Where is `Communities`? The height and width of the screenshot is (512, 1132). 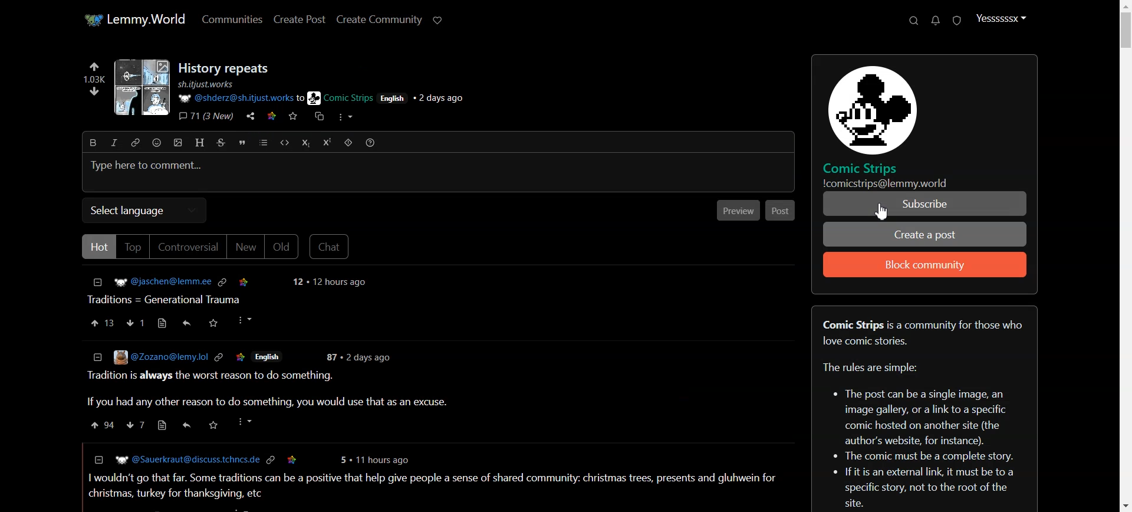 Communities is located at coordinates (232, 19).